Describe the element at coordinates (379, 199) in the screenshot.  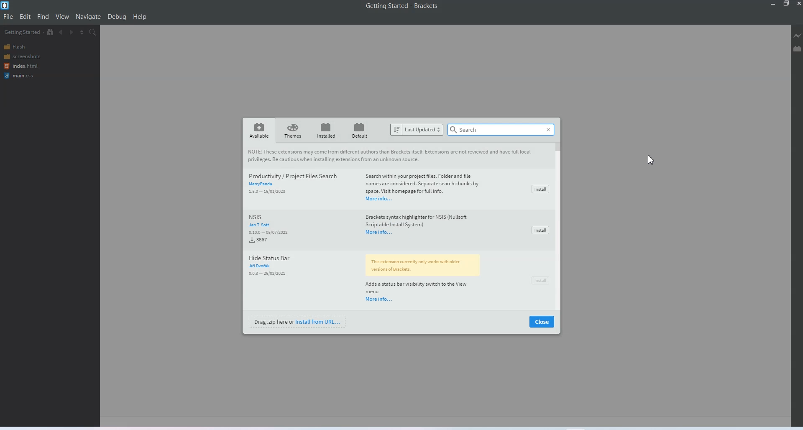
I see `More info..` at that location.